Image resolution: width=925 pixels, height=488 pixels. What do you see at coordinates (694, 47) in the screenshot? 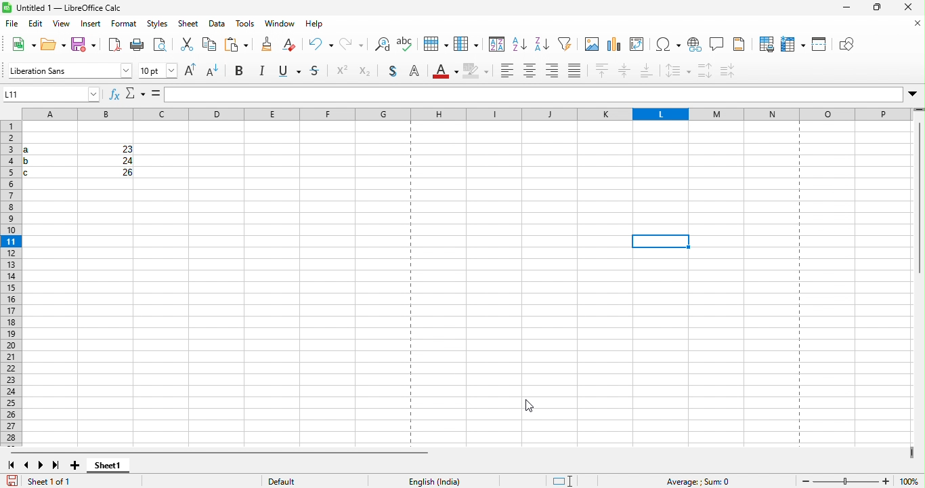
I see `hyperlink` at bounding box center [694, 47].